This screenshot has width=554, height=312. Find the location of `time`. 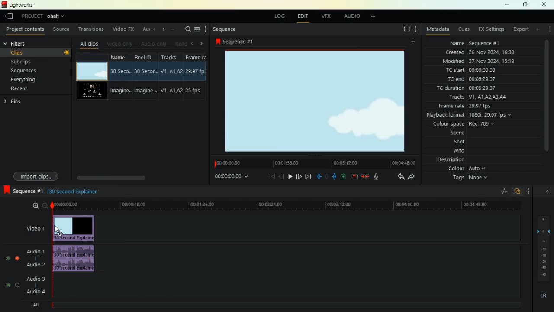

time is located at coordinates (228, 177).